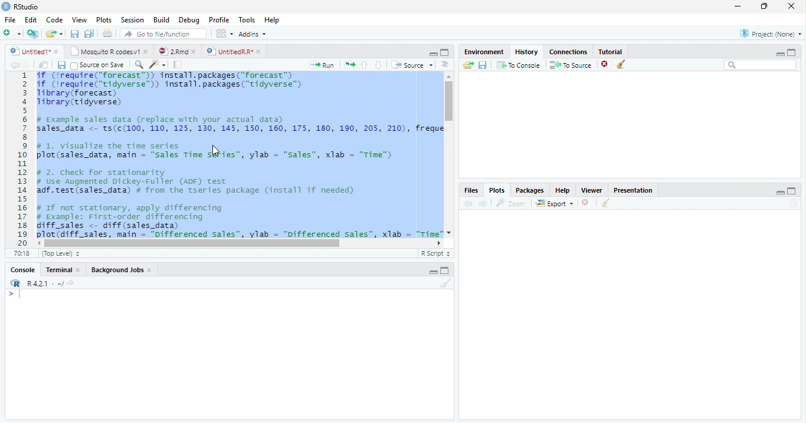  Describe the element at coordinates (239, 244) in the screenshot. I see `Scroll` at that location.